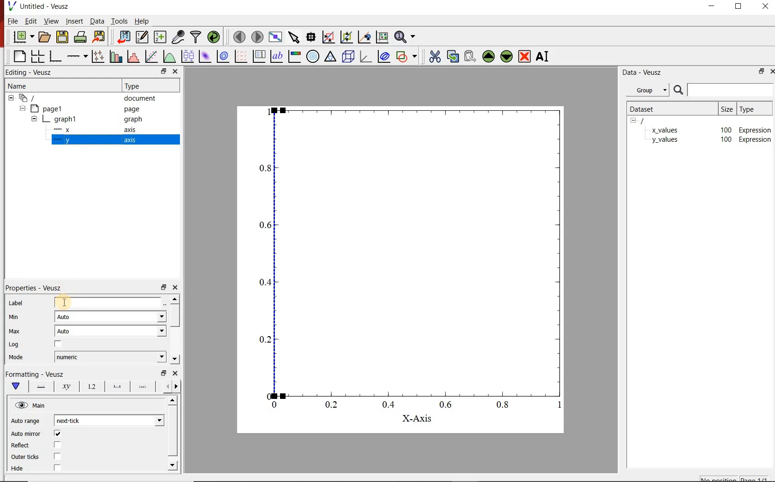 Image resolution: width=775 pixels, height=482 pixels. Describe the element at coordinates (770, 71) in the screenshot. I see `close` at that location.